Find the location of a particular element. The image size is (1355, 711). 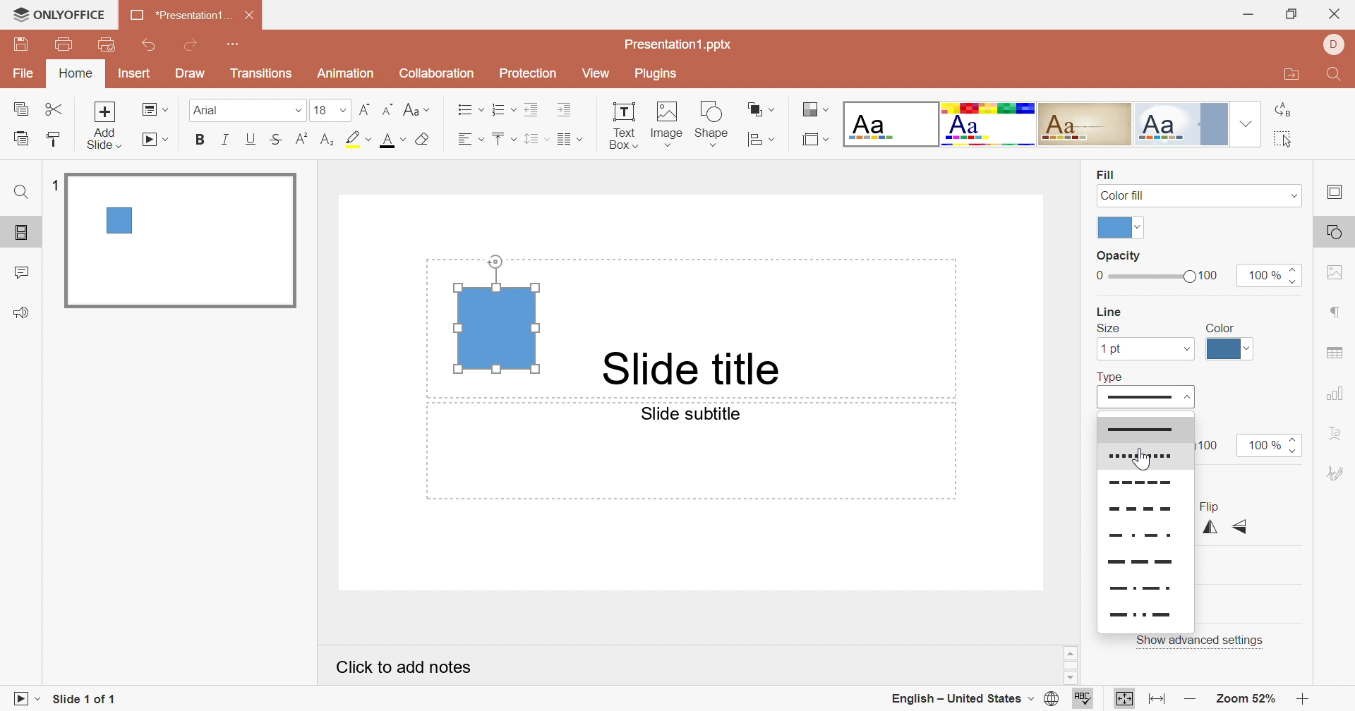

Zoom 57% is located at coordinates (1248, 699).